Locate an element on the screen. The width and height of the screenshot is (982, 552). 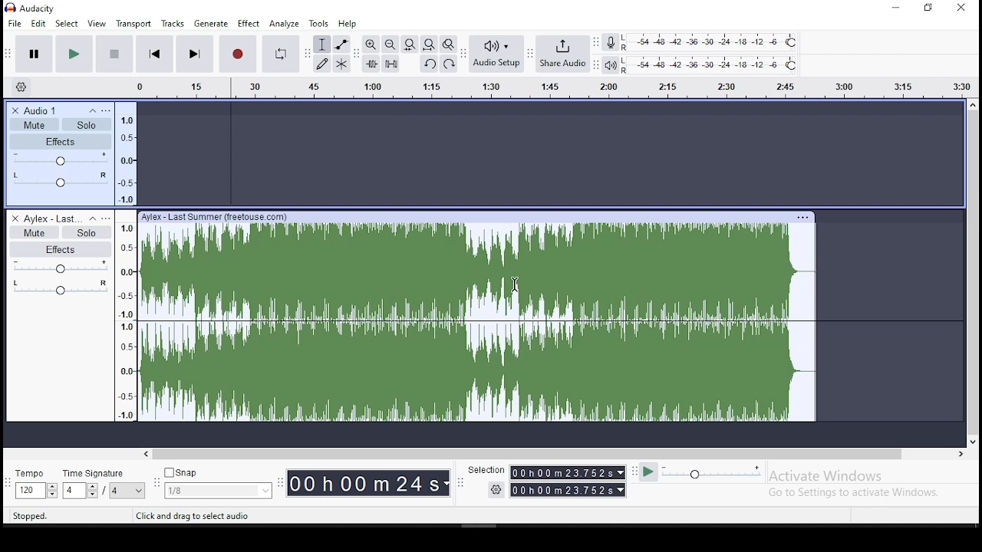
snap is located at coordinates (219, 484).